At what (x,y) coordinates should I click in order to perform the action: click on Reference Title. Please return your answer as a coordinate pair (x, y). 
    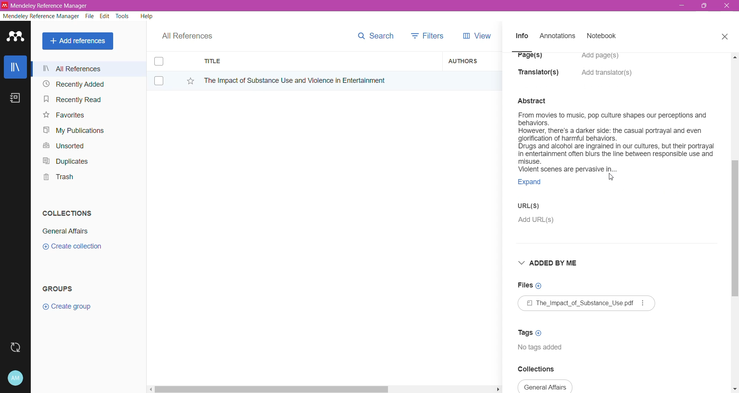
    Looking at the image, I should click on (319, 80).